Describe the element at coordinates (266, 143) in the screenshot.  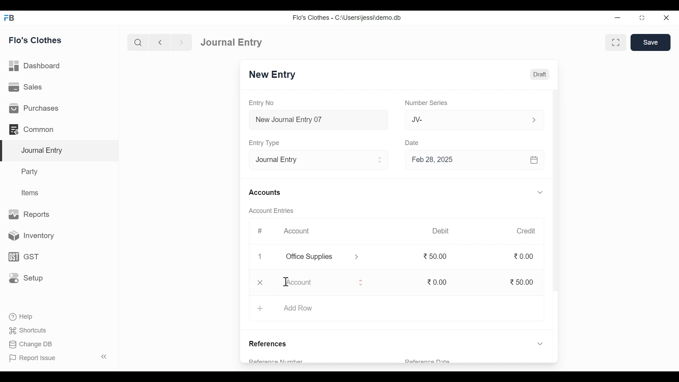
I see `Entry Type` at that location.